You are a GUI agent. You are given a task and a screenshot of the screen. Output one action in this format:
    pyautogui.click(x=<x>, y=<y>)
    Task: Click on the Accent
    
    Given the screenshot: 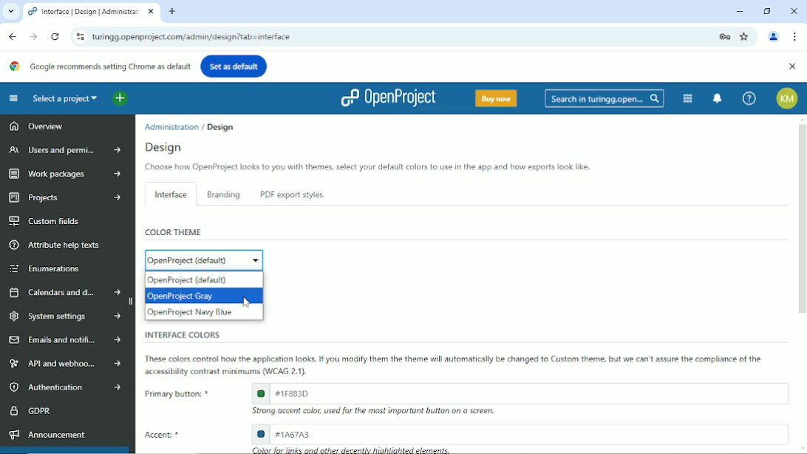 What is the action you would take?
    pyautogui.click(x=166, y=436)
    